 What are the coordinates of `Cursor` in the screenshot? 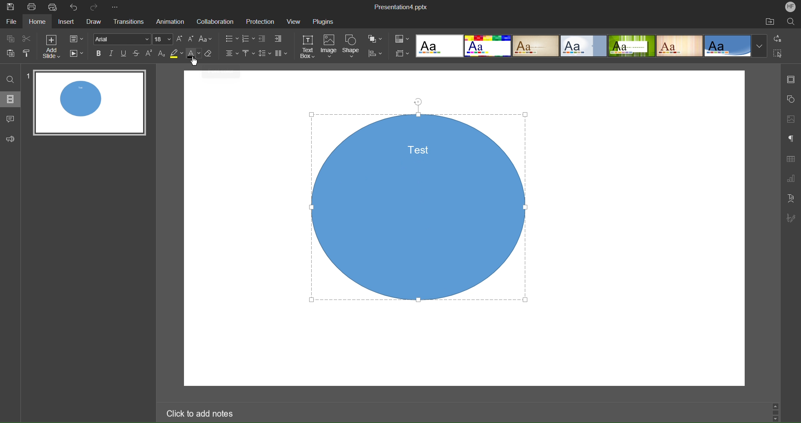 It's located at (194, 63).